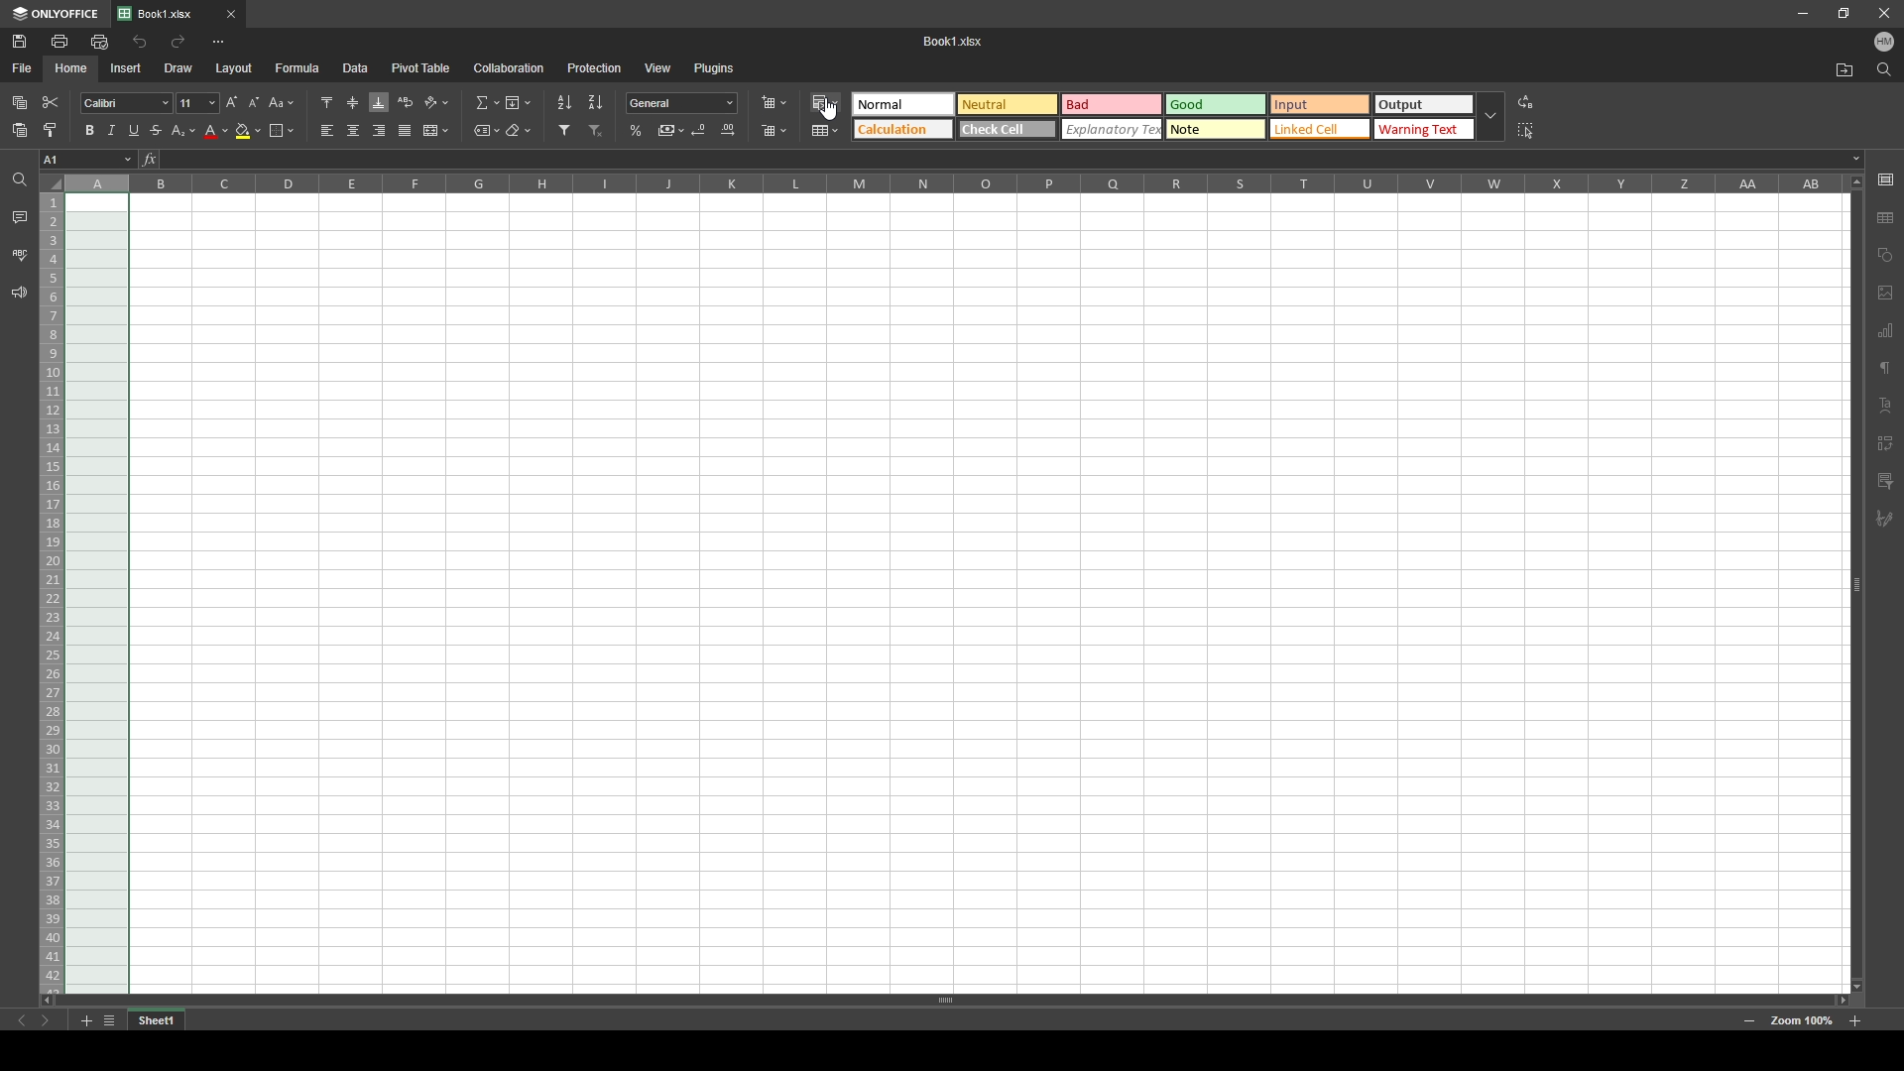  I want to click on image, so click(1885, 293).